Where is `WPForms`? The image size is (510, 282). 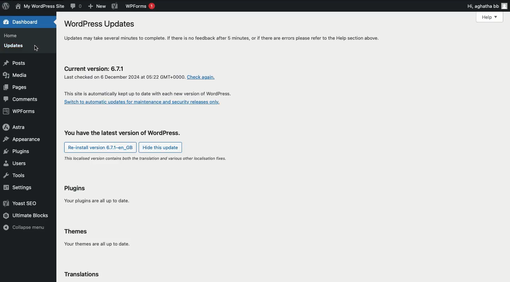 WPForms is located at coordinates (141, 7).